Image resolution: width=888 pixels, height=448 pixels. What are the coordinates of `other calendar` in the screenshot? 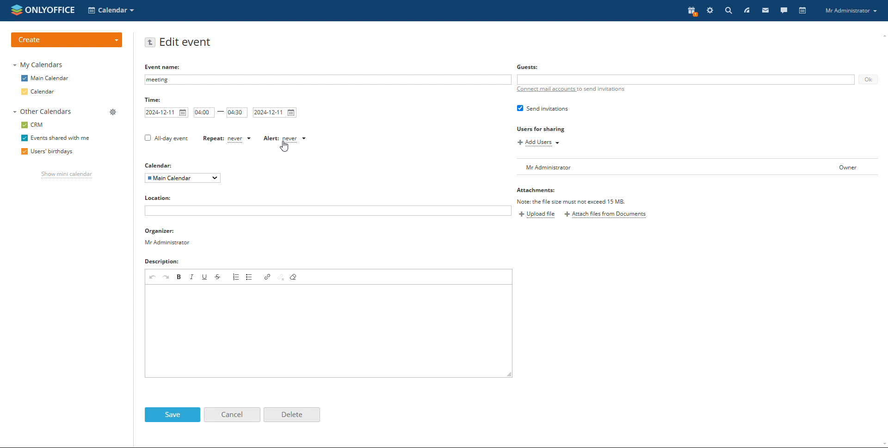 It's located at (42, 112).